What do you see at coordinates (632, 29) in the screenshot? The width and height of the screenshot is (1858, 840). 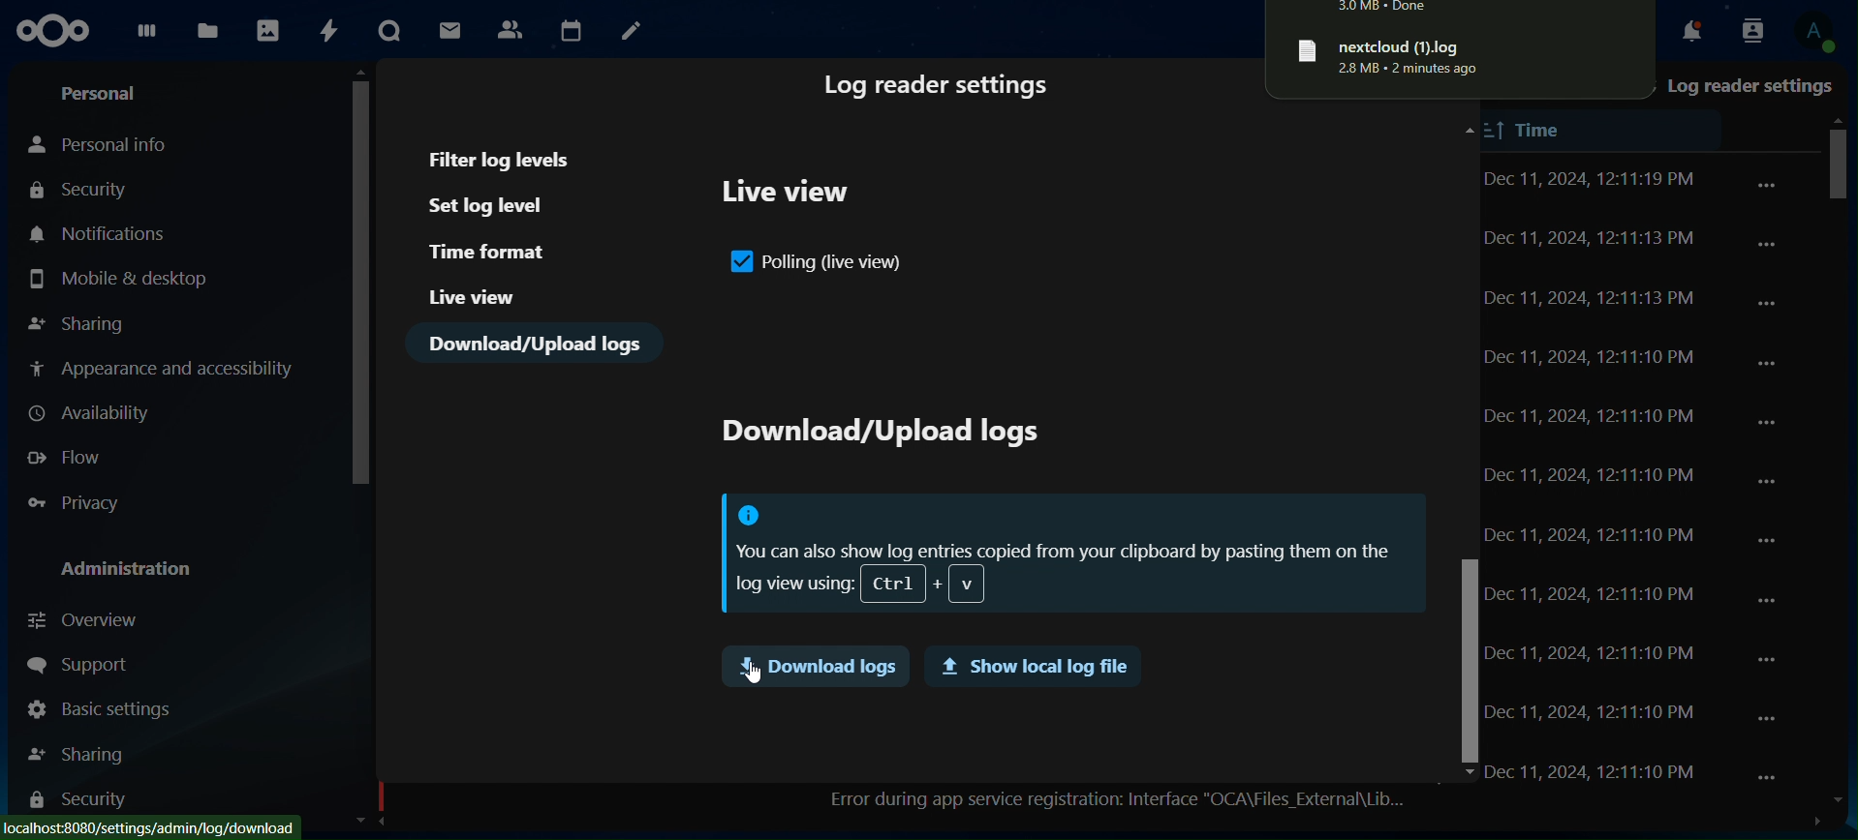 I see `notes` at bounding box center [632, 29].